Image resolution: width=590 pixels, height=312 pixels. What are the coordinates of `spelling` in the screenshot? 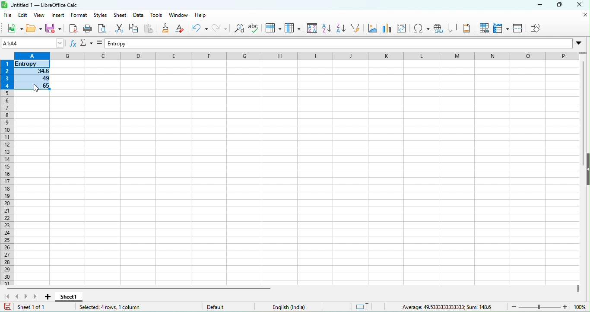 It's located at (254, 29).